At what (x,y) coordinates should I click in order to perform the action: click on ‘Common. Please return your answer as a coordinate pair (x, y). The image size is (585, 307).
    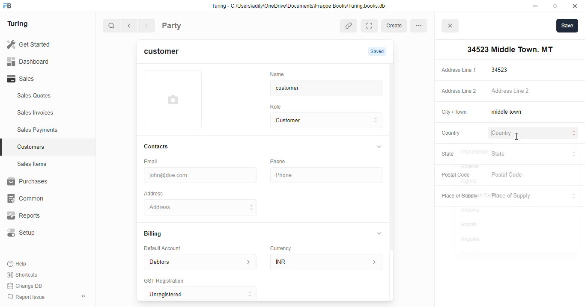
    Looking at the image, I should click on (43, 198).